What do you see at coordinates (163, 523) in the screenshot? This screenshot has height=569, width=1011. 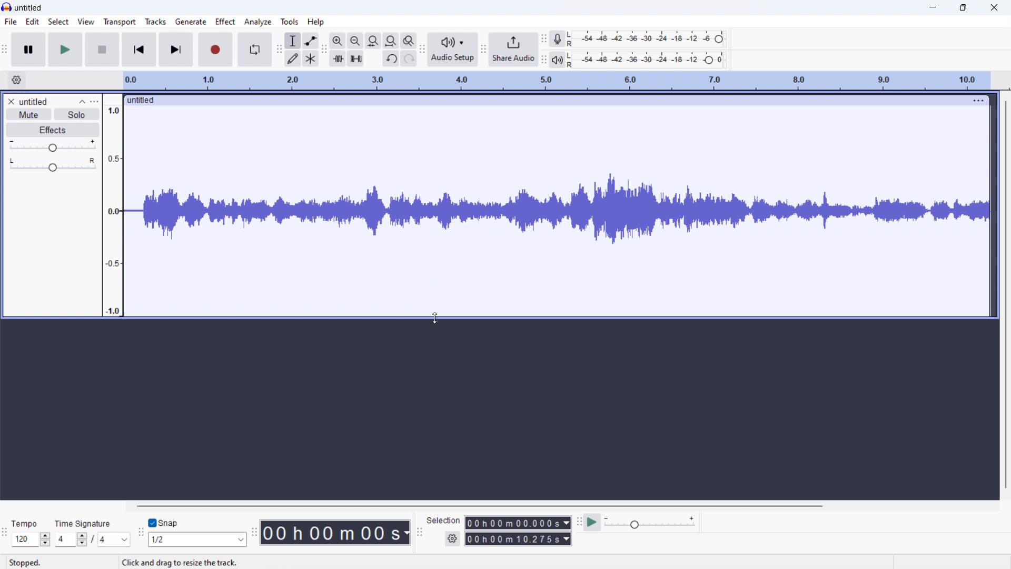 I see `toggle snap` at bounding box center [163, 523].